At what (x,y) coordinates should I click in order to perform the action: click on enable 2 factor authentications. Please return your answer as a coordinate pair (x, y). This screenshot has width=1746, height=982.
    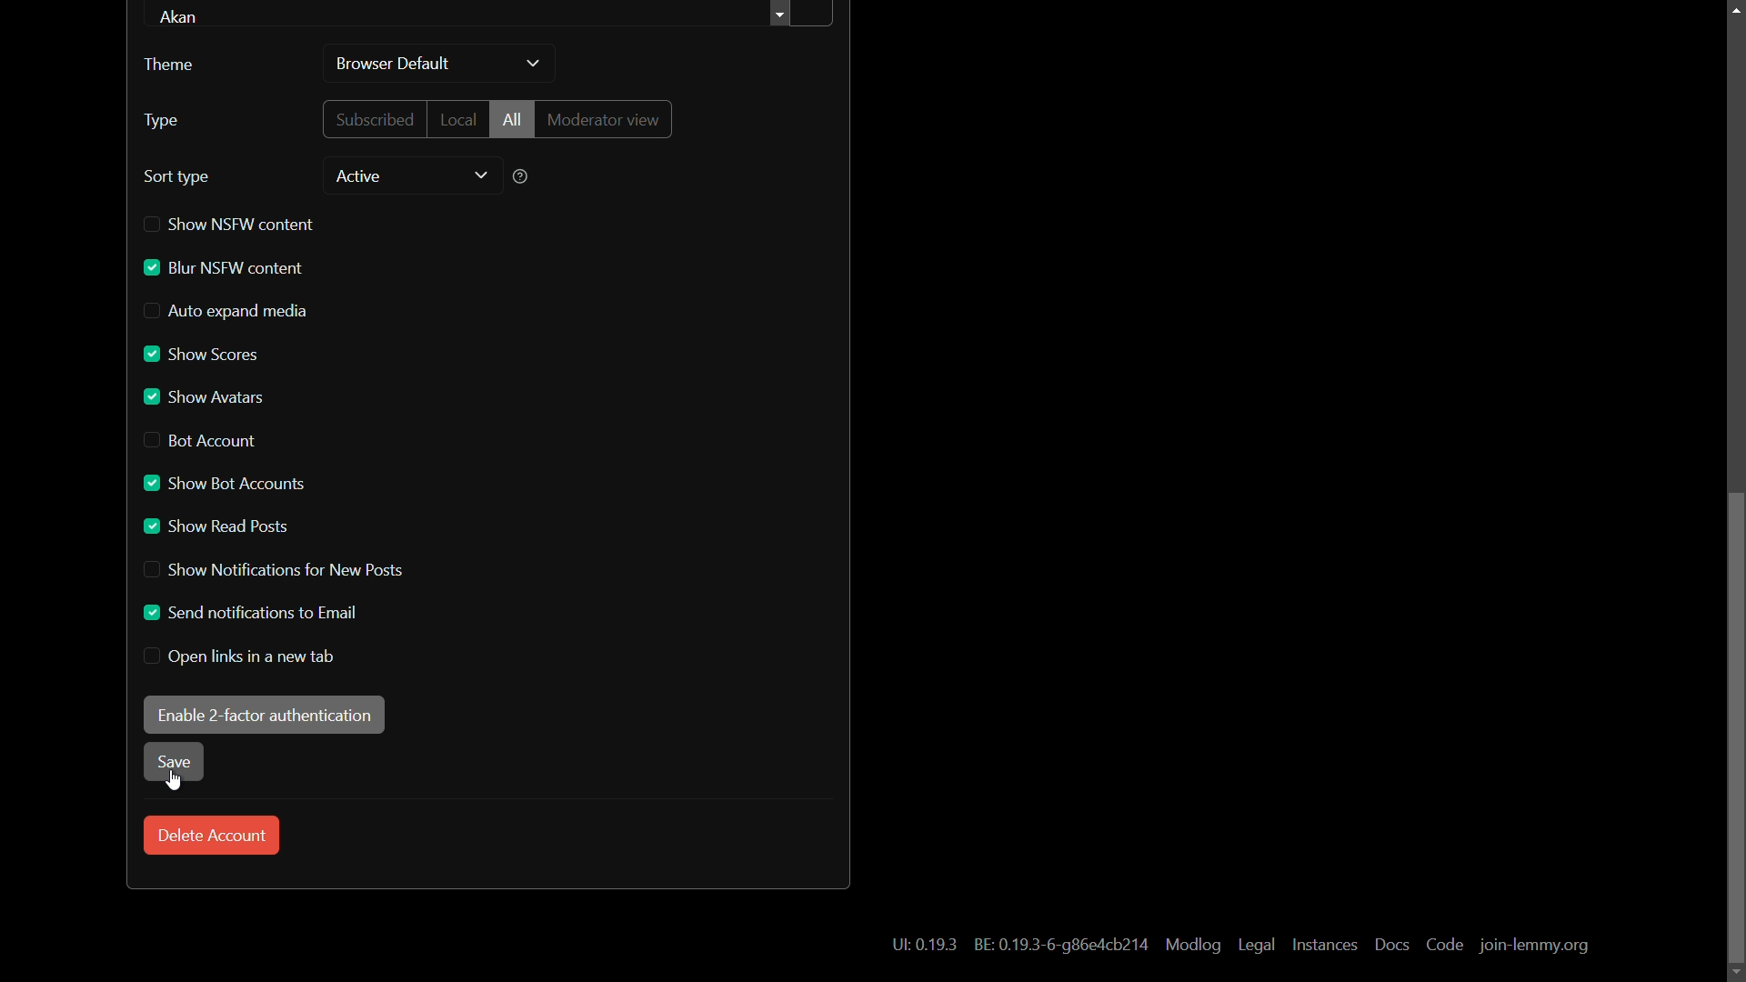
    Looking at the image, I should click on (264, 714).